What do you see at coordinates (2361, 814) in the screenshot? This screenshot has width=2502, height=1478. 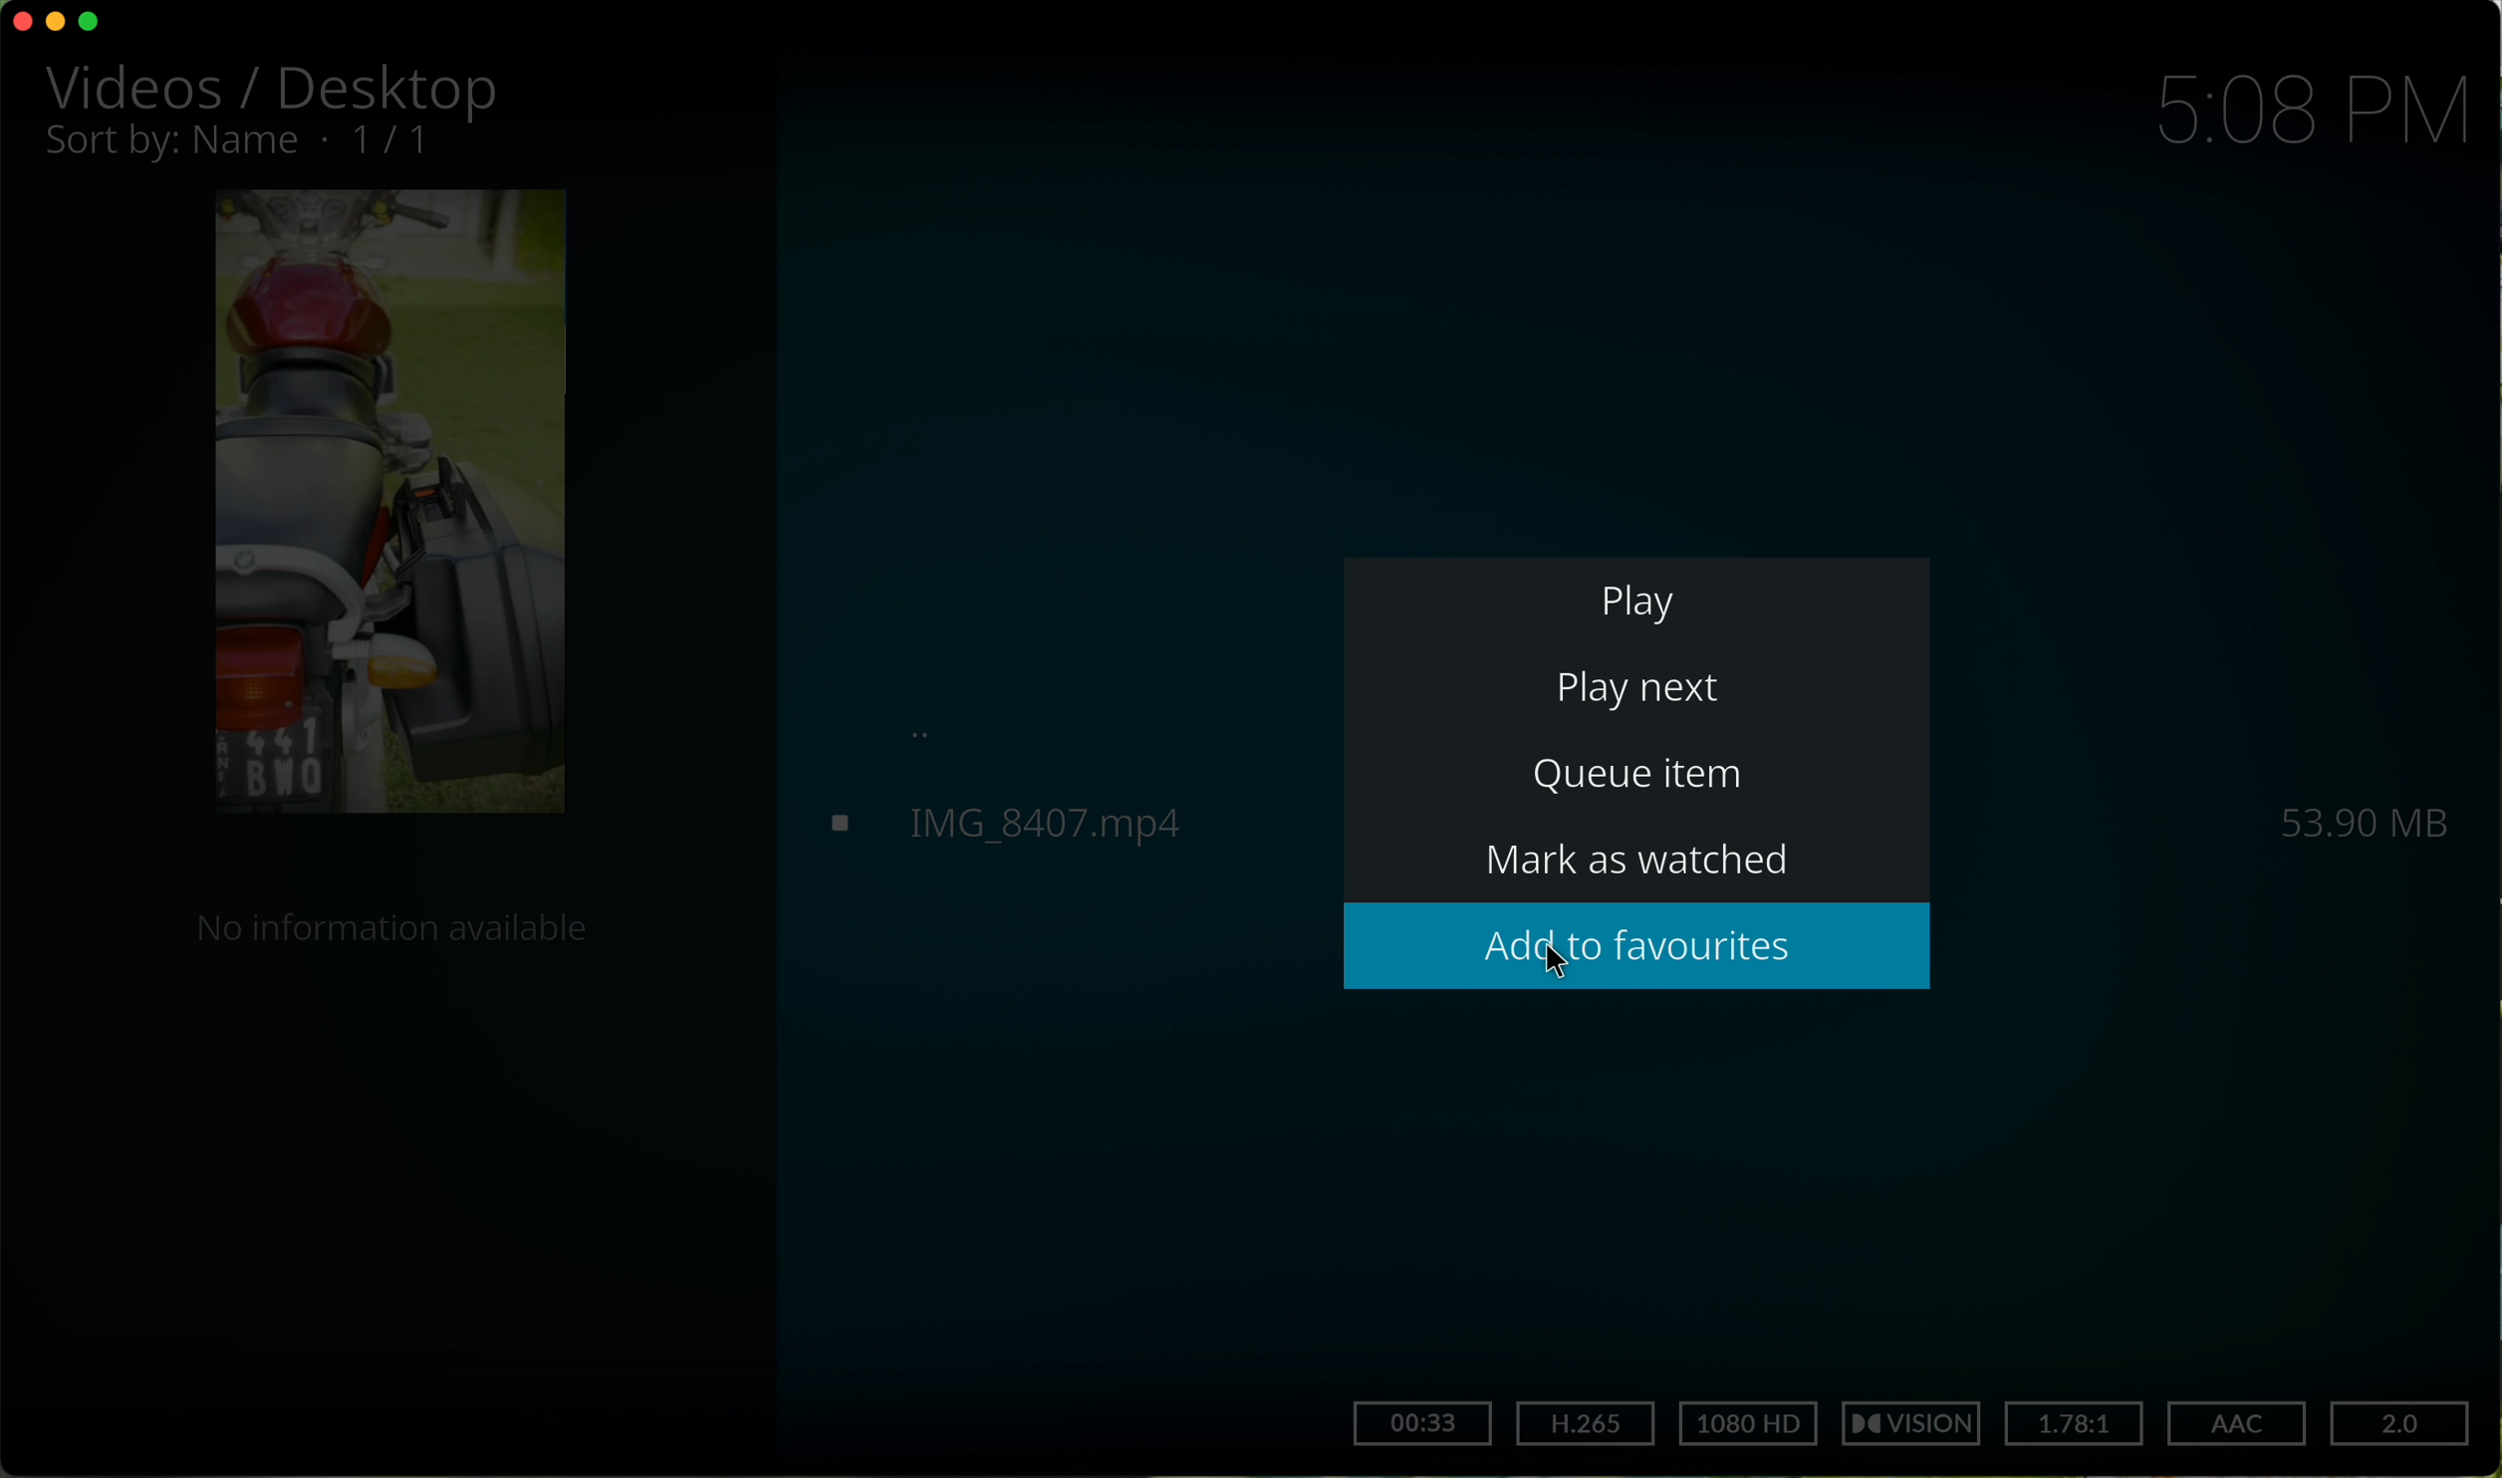 I see `53.90 MB` at bounding box center [2361, 814].